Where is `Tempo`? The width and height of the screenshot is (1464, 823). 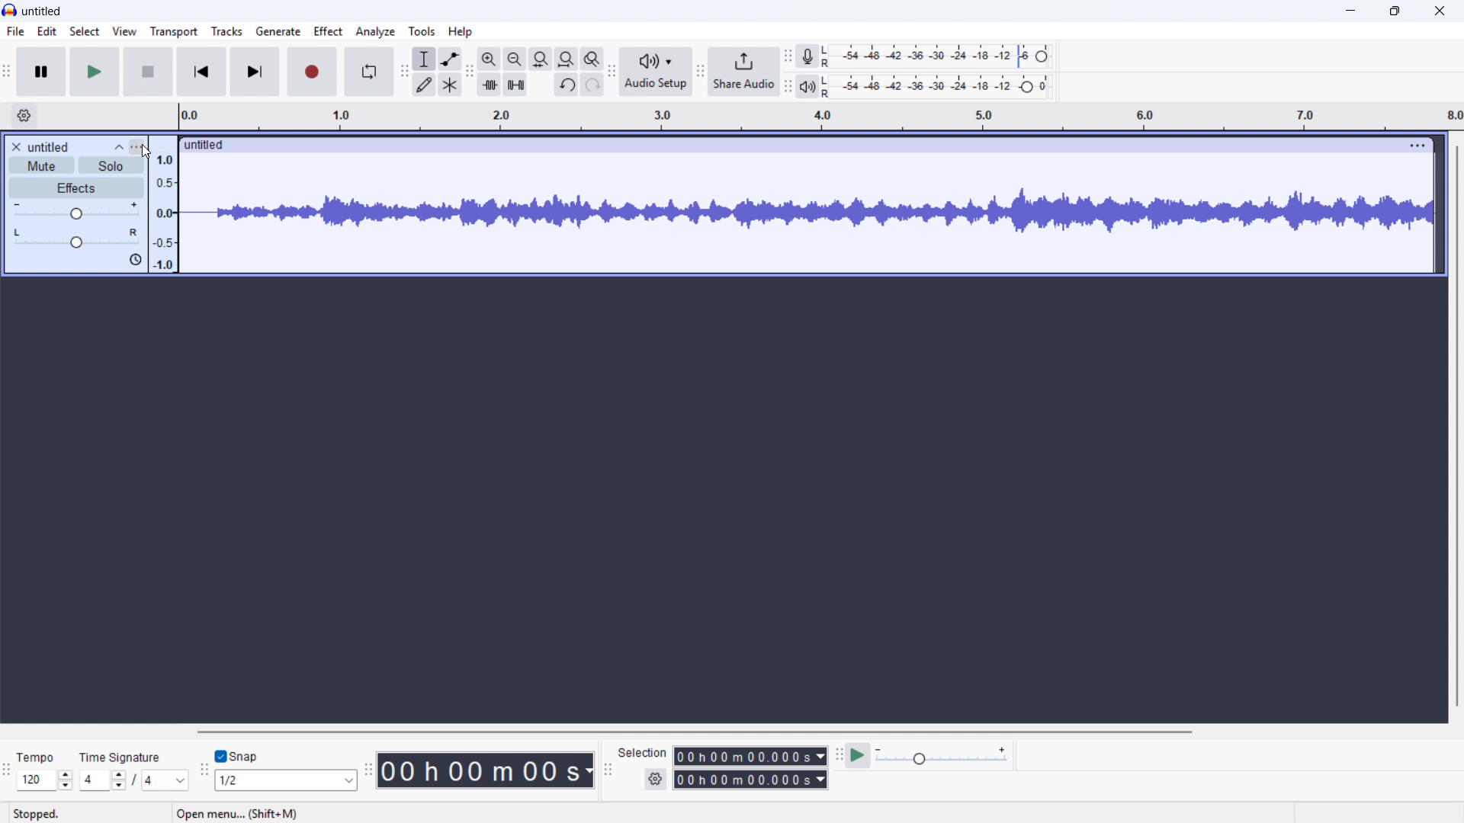 Tempo is located at coordinates (40, 757).